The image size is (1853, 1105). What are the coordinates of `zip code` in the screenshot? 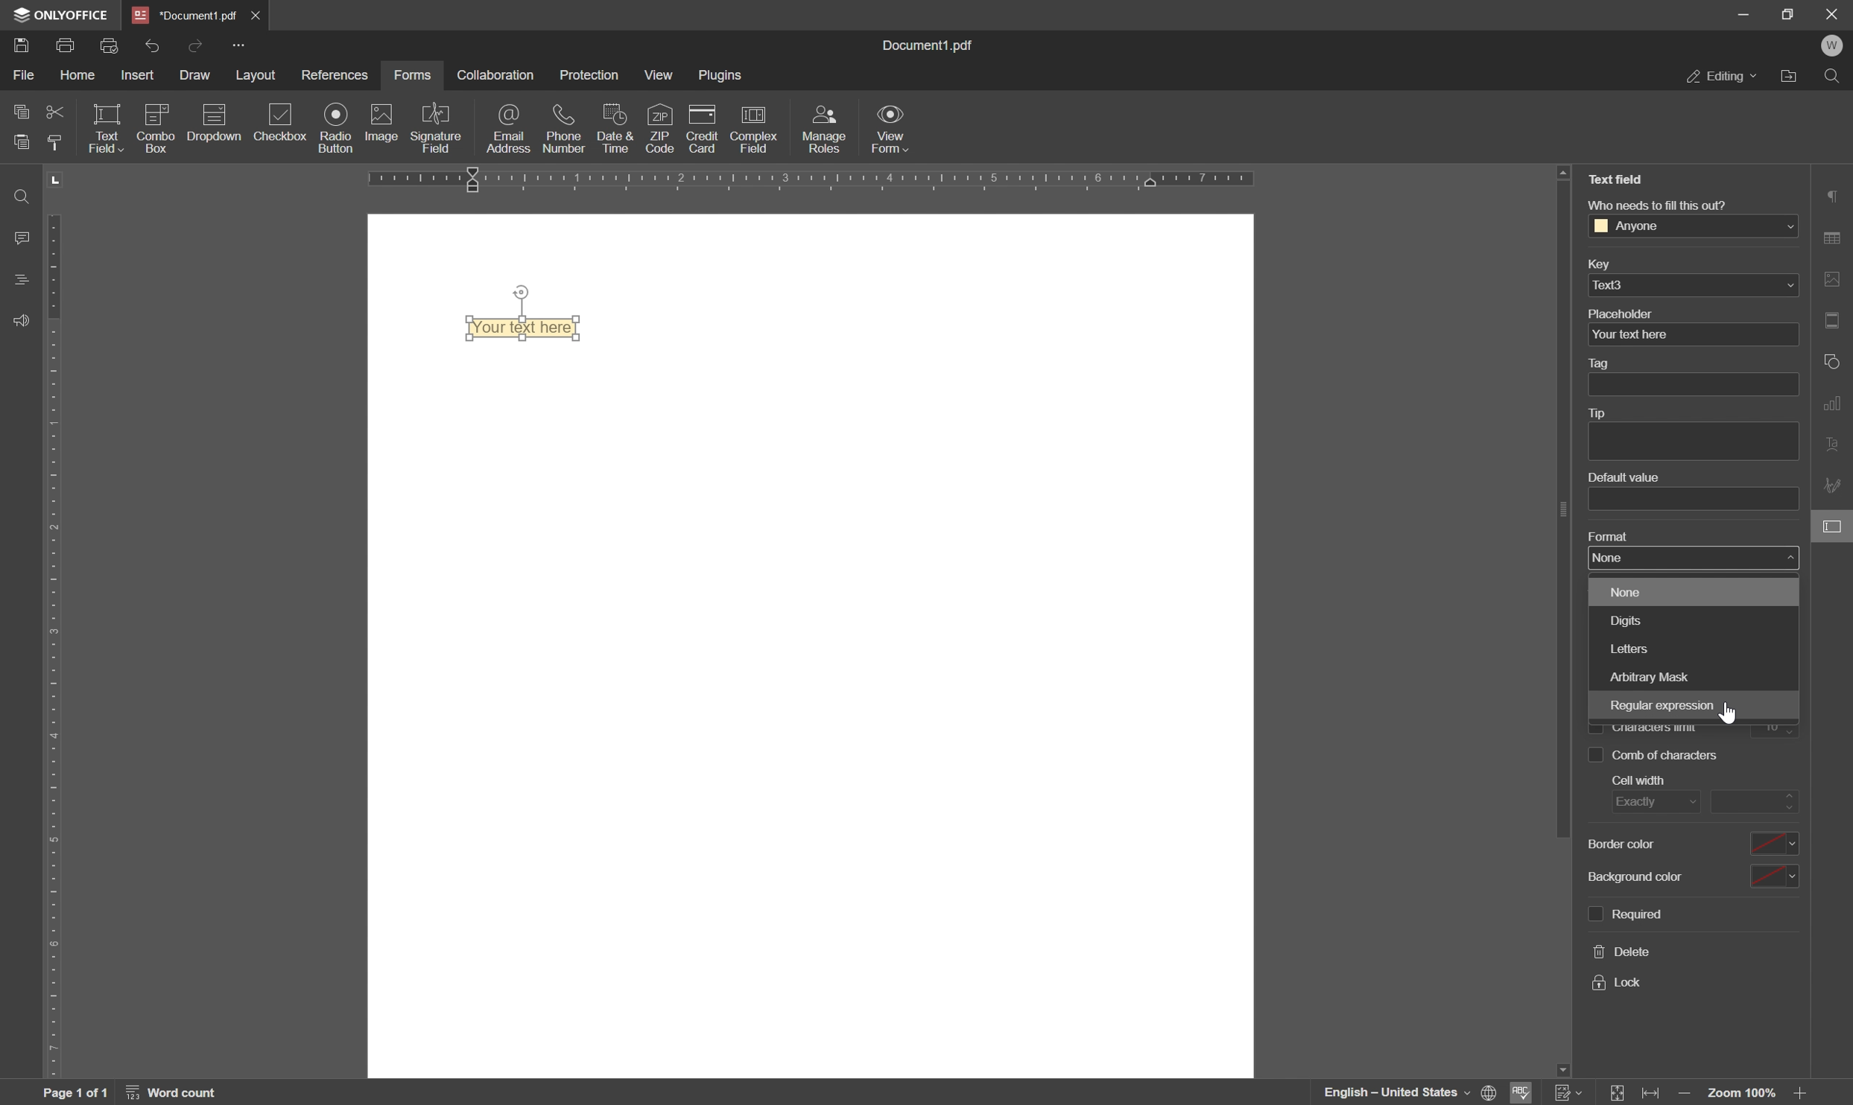 It's located at (661, 128).